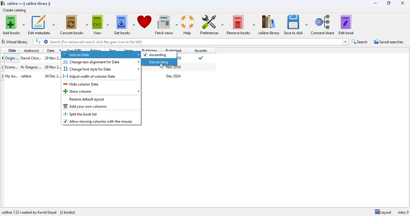 The image size is (410, 216). What do you see at coordinates (31, 67) in the screenshot?
I see `author` at bounding box center [31, 67].